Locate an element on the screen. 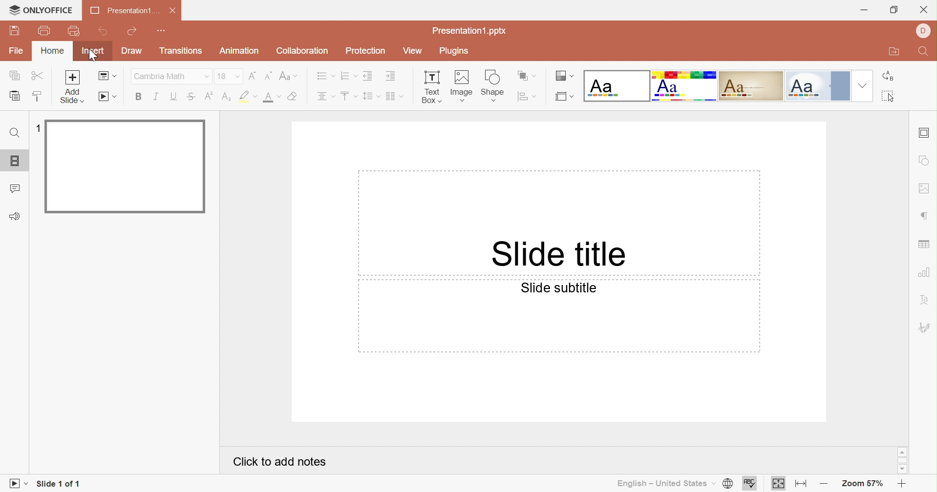 This screenshot has height=492, width=937. image settings is located at coordinates (924, 187).